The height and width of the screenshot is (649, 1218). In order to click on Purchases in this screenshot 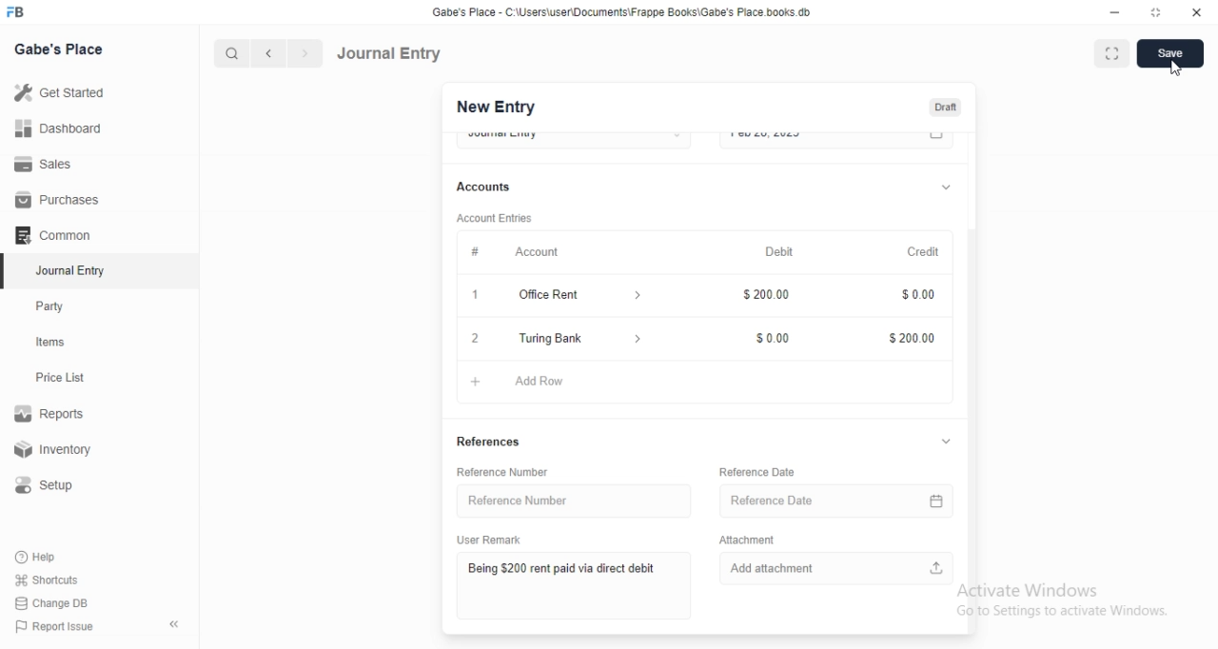, I will do `click(58, 200)`.